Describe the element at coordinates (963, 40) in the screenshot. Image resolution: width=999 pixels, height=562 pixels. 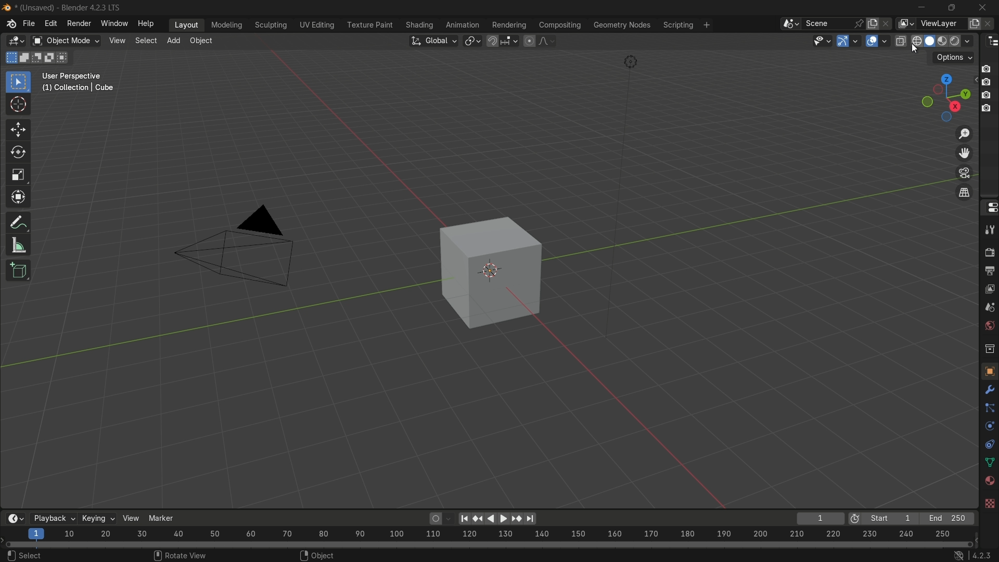
I see `rendered mode` at that location.